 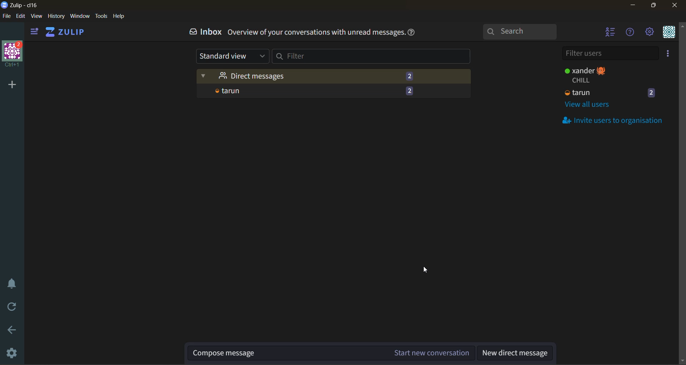 I want to click on search, so click(x=523, y=32).